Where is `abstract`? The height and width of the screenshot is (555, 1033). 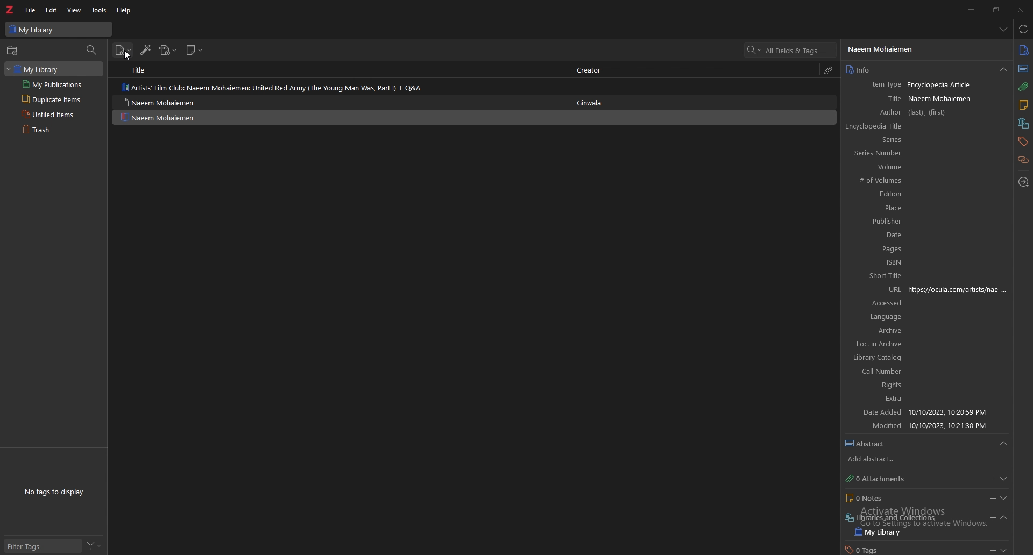 abstract is located at coordinates (928, 444).